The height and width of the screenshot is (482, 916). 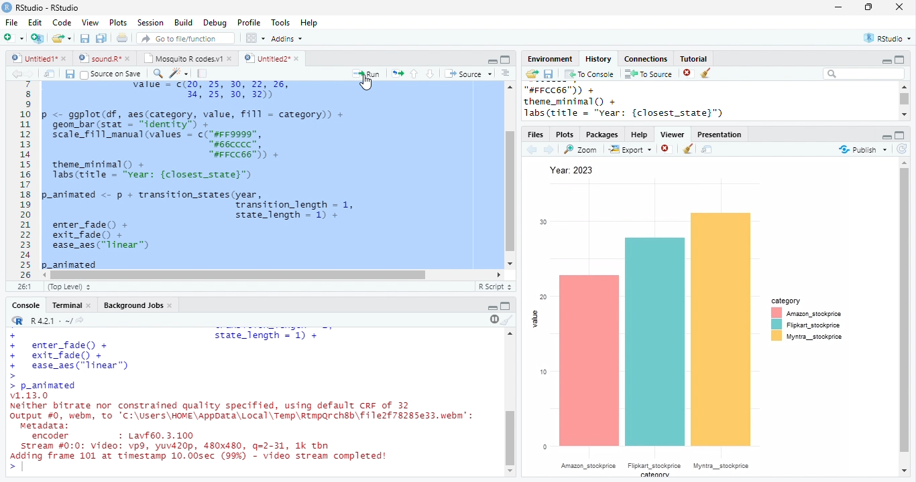 What do you see at coordinates (492, 308) in the screenshot?
I see `minimize` at bounding box center [492, 308].